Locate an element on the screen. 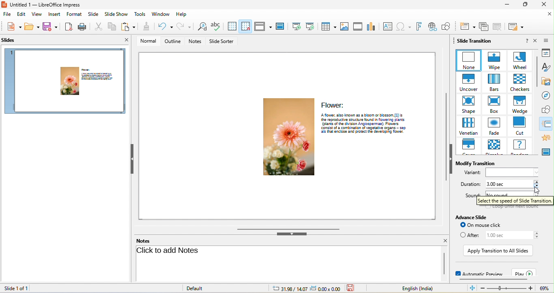  close is located at coordinates (549, 15).